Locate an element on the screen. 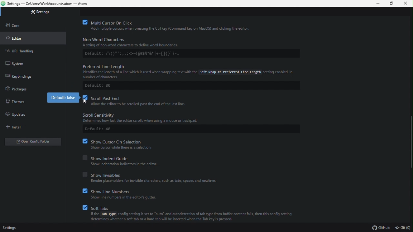 This screenshot has height=232, width=413. Show indent guide is located at coordinates (135, 157).